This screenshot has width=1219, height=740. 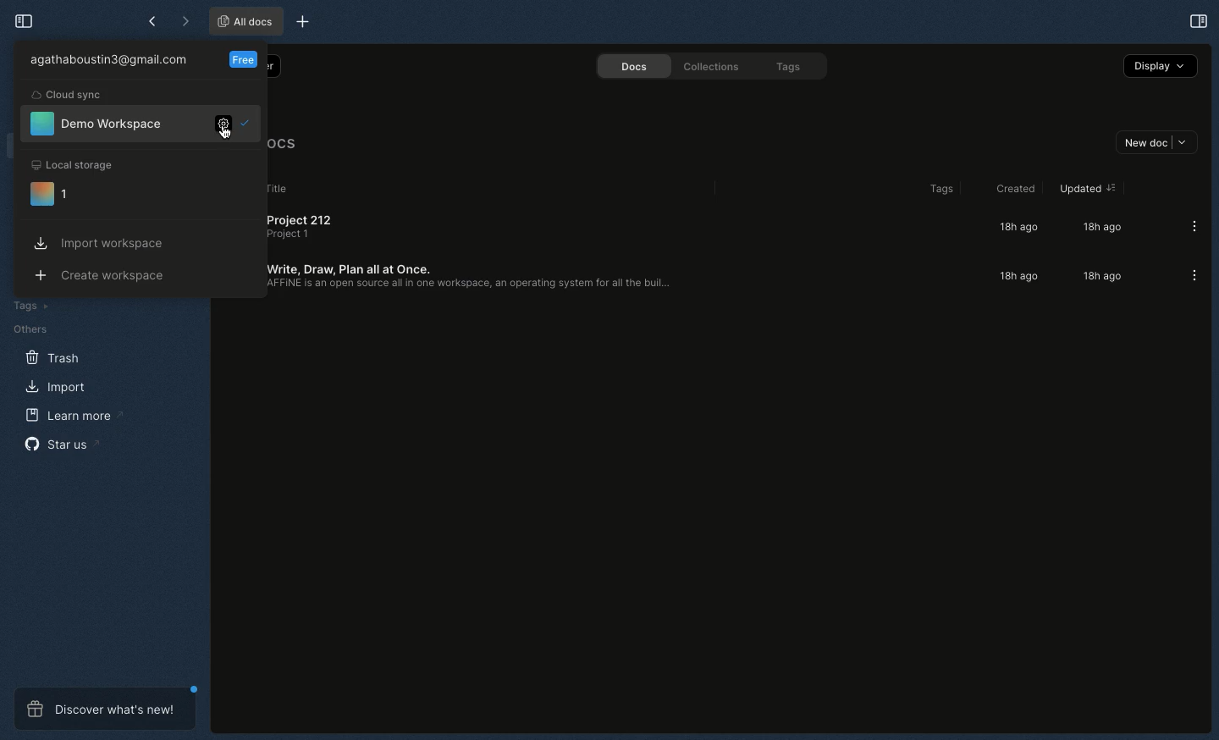 What do you see at coordinates (182, 20) in the screenshot?
I see `Forward` at bounding box center [182, 20].